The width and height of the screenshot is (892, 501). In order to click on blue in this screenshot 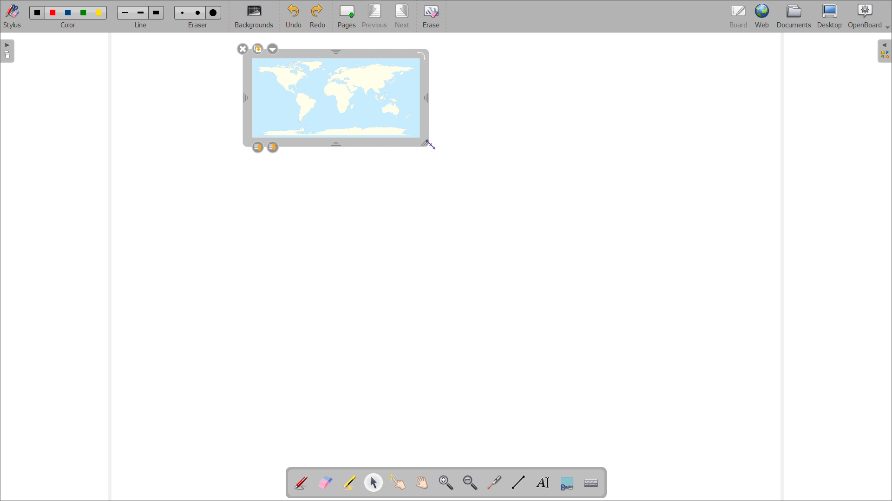, I will do `click(69, 13)`.